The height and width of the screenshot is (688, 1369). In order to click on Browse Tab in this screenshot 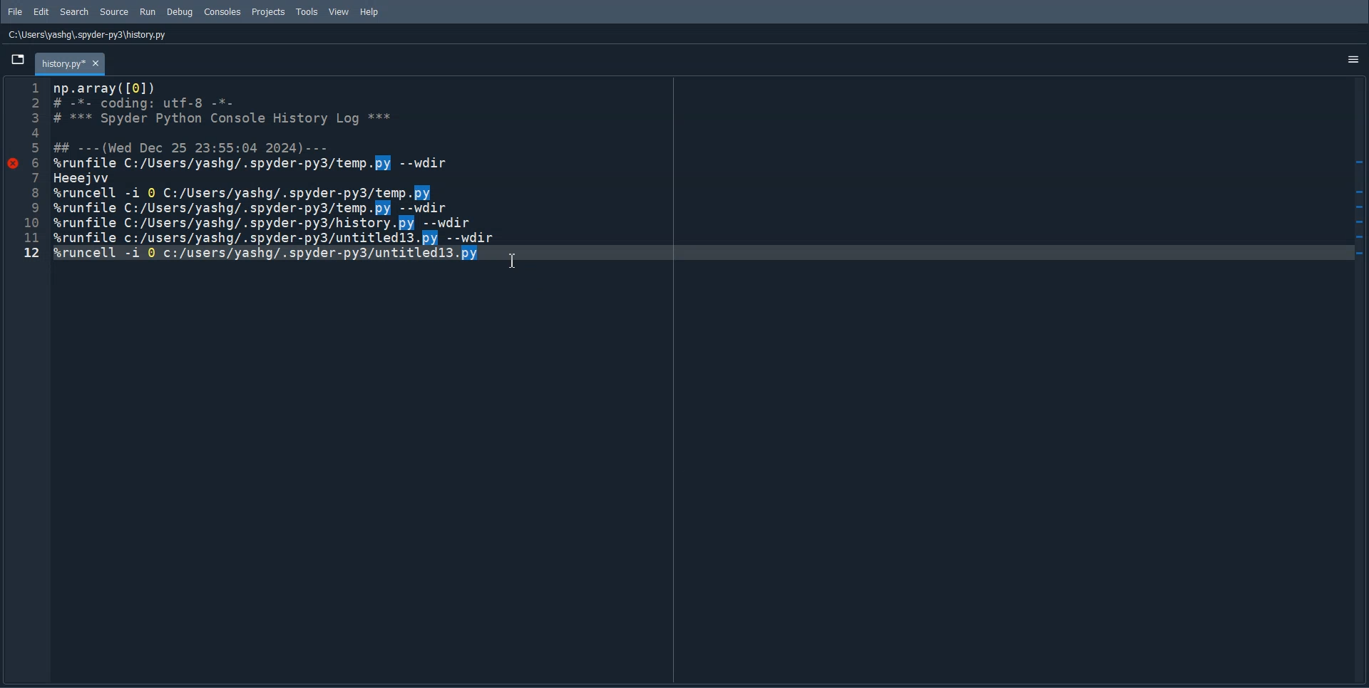, I will do `click(16, 59)`.